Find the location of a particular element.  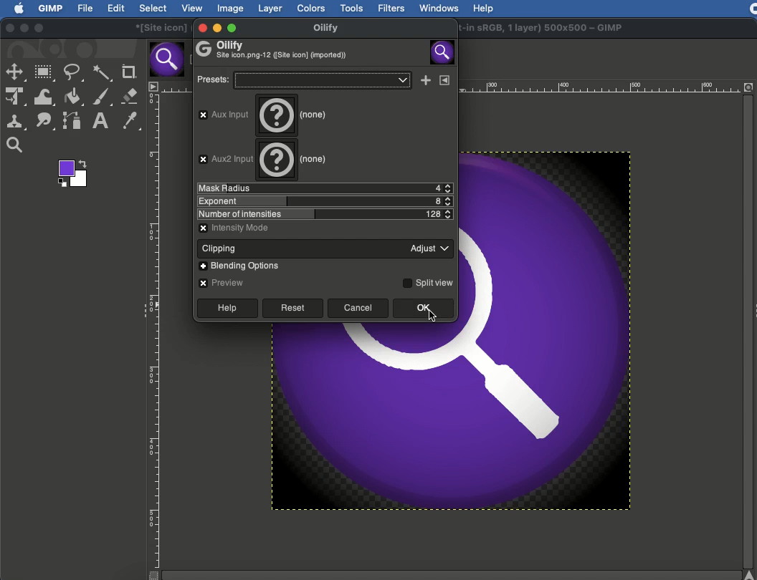

Menu is located at coordinates (445, 80).